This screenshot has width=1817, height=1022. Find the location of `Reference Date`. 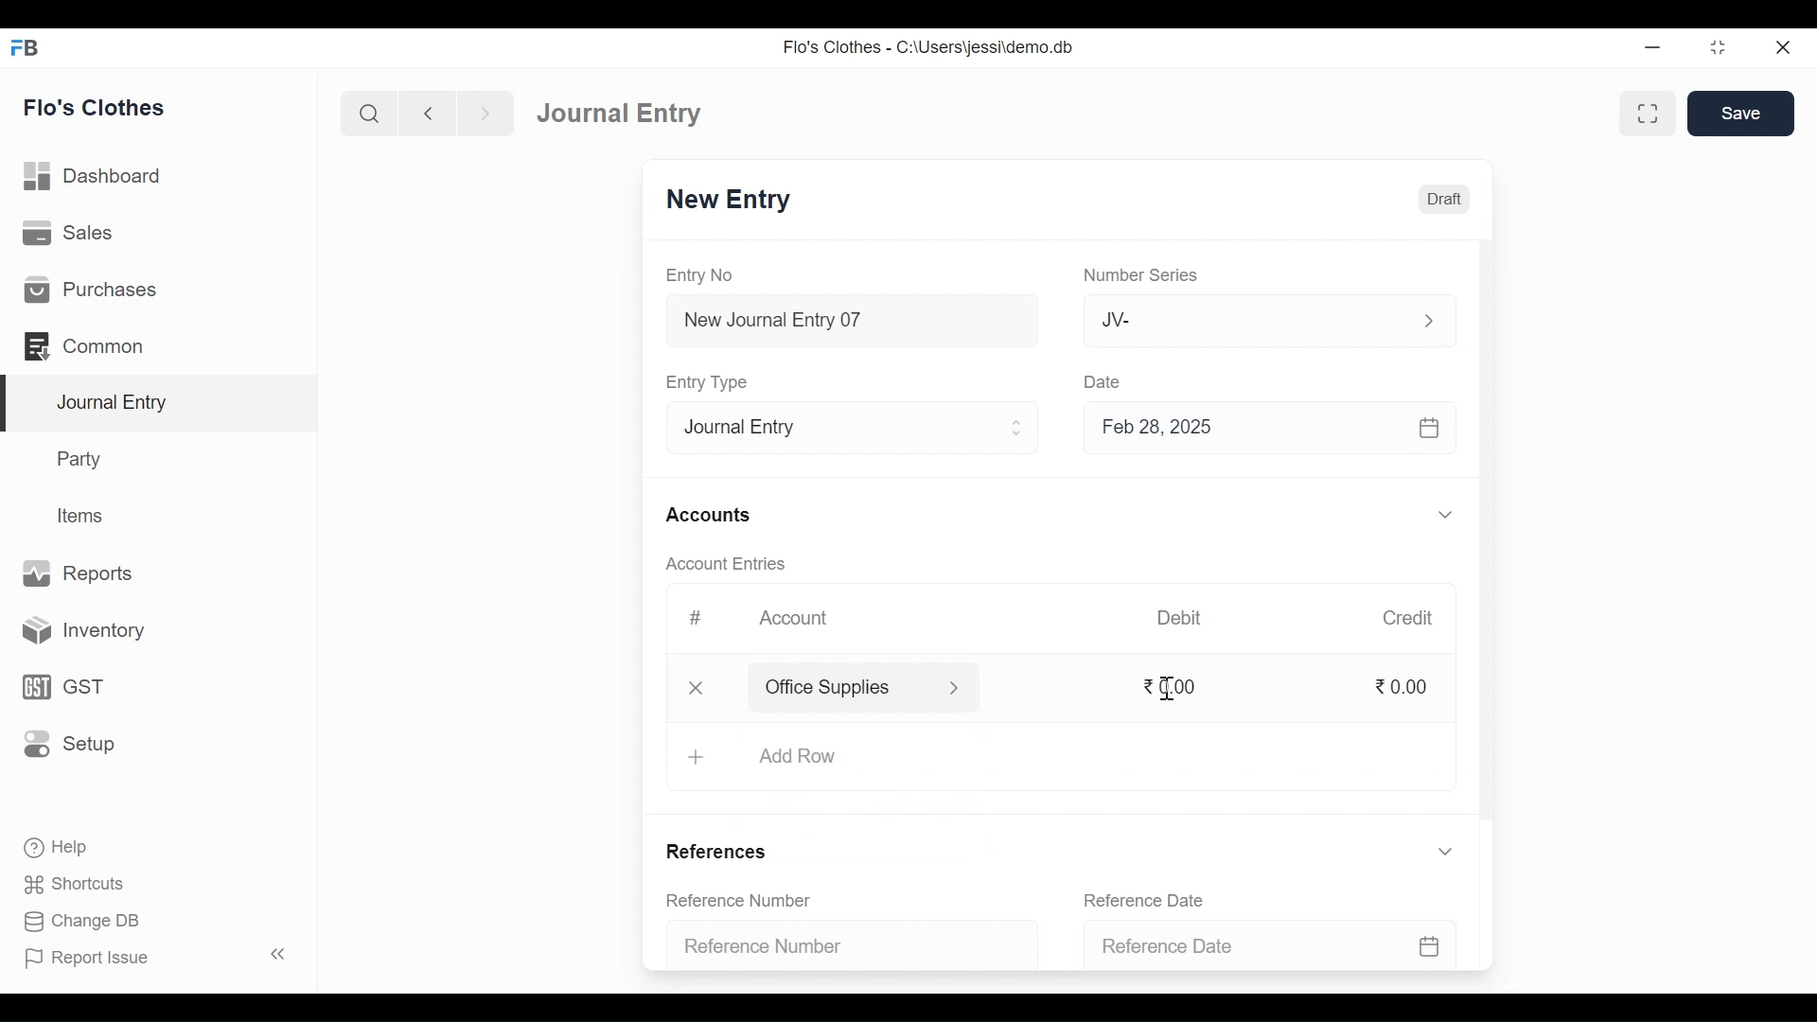

Reference Date is located at coordinates (1143, 899).